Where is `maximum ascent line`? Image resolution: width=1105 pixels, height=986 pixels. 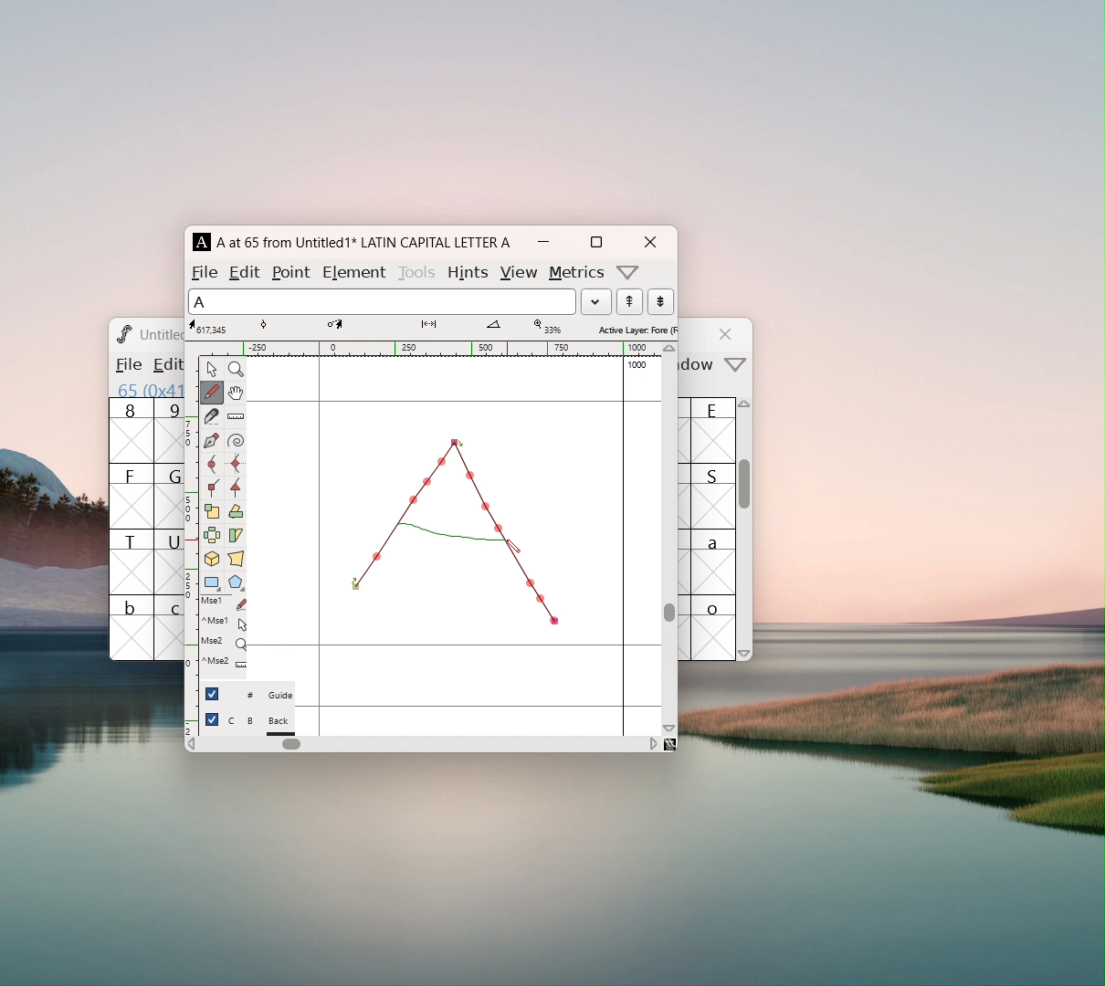 maximum ascent line is located at coordinates (454, 402).